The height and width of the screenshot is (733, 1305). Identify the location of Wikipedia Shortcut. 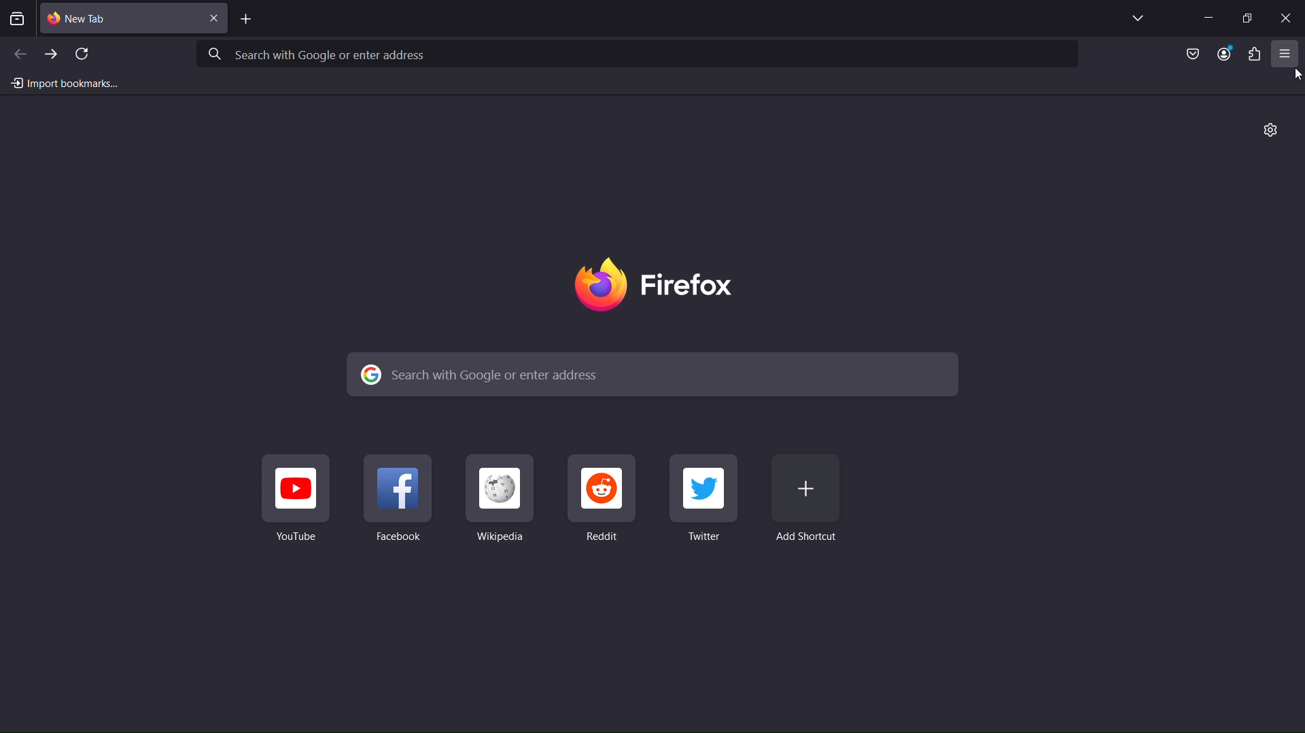
(504, 498).